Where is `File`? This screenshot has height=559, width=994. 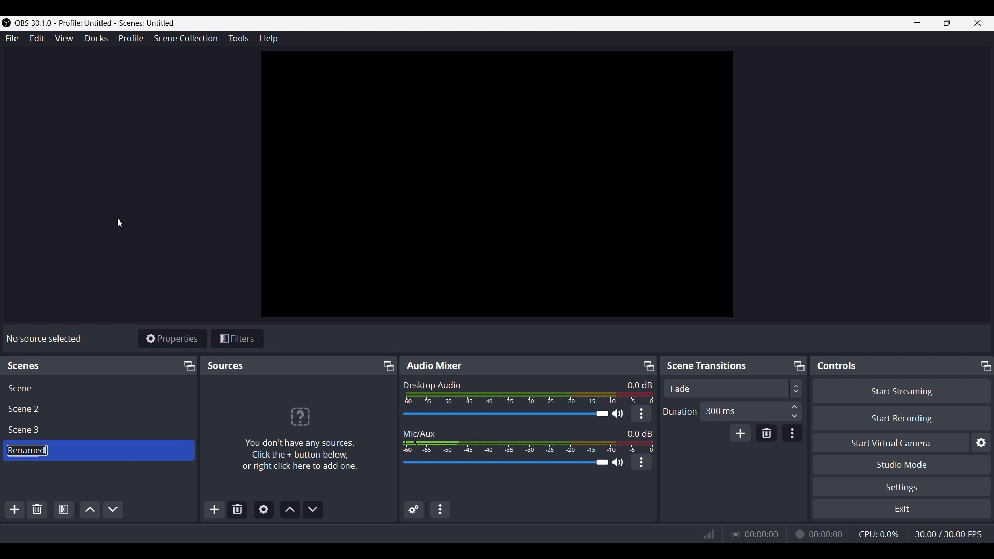 File is located at coordinates (13, 38).